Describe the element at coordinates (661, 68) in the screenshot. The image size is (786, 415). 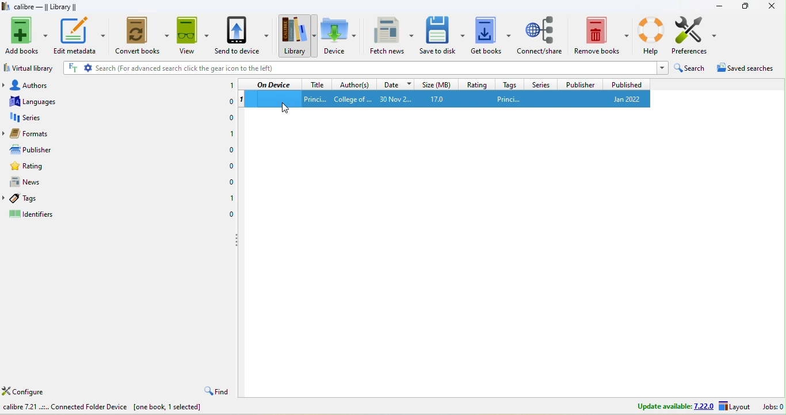
I see `dropdown` at that location.